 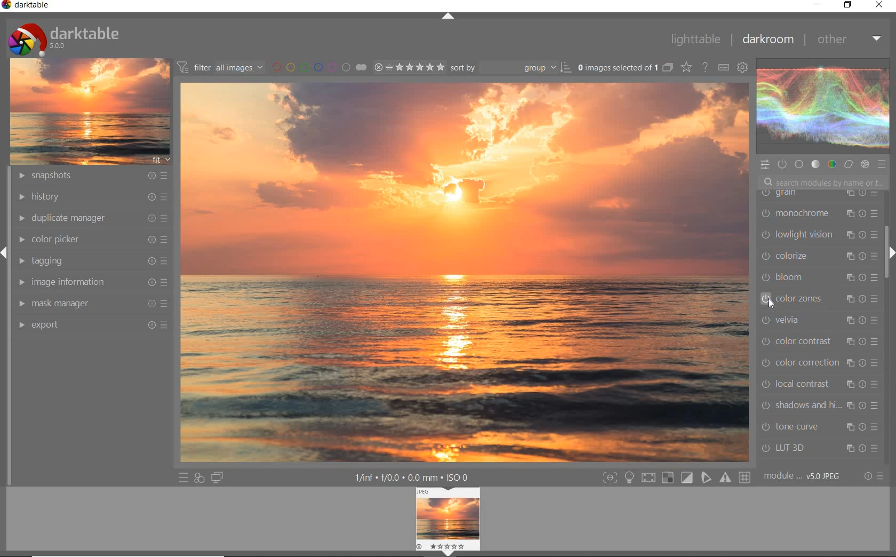 What do you see at coordinates (27, 6) in the screenshot?
I see `darktable` at bounding box center [27, 6].